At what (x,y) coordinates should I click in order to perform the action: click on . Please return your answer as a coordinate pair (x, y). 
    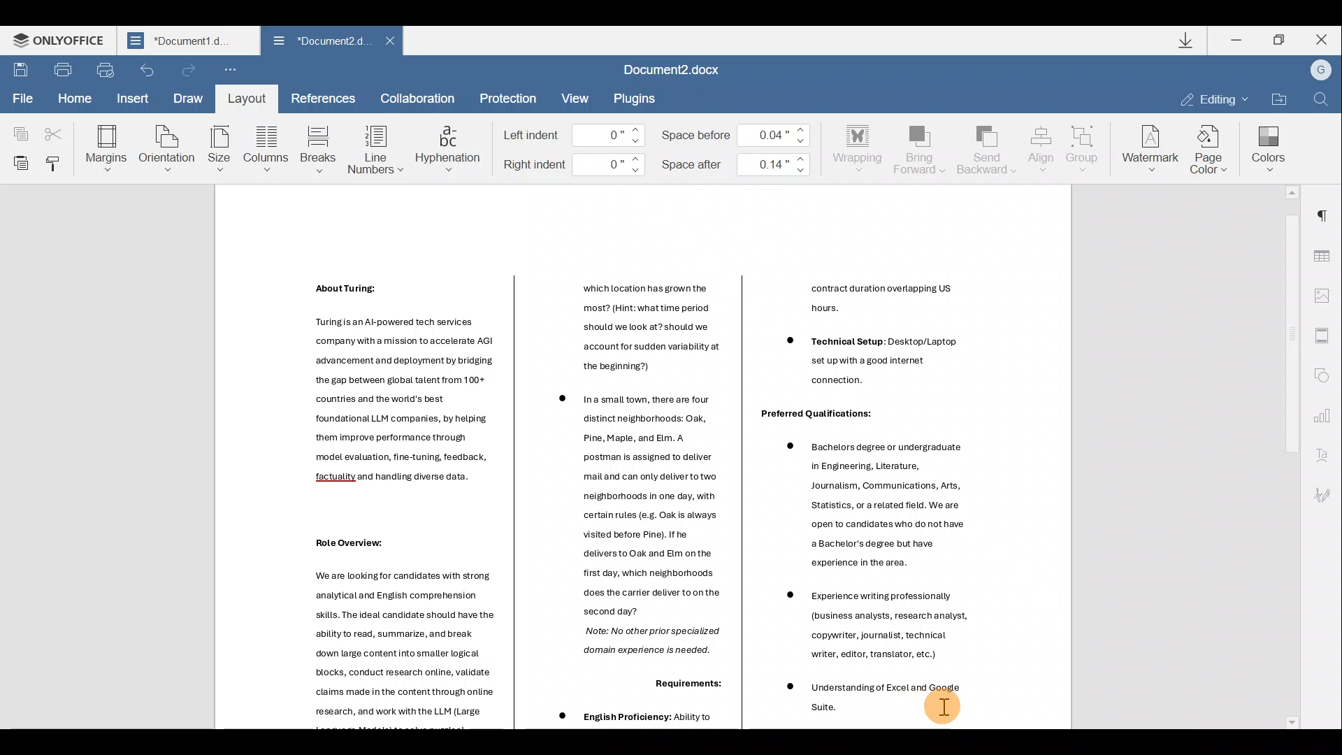
    Looking at the image, I should click on (871, 623).